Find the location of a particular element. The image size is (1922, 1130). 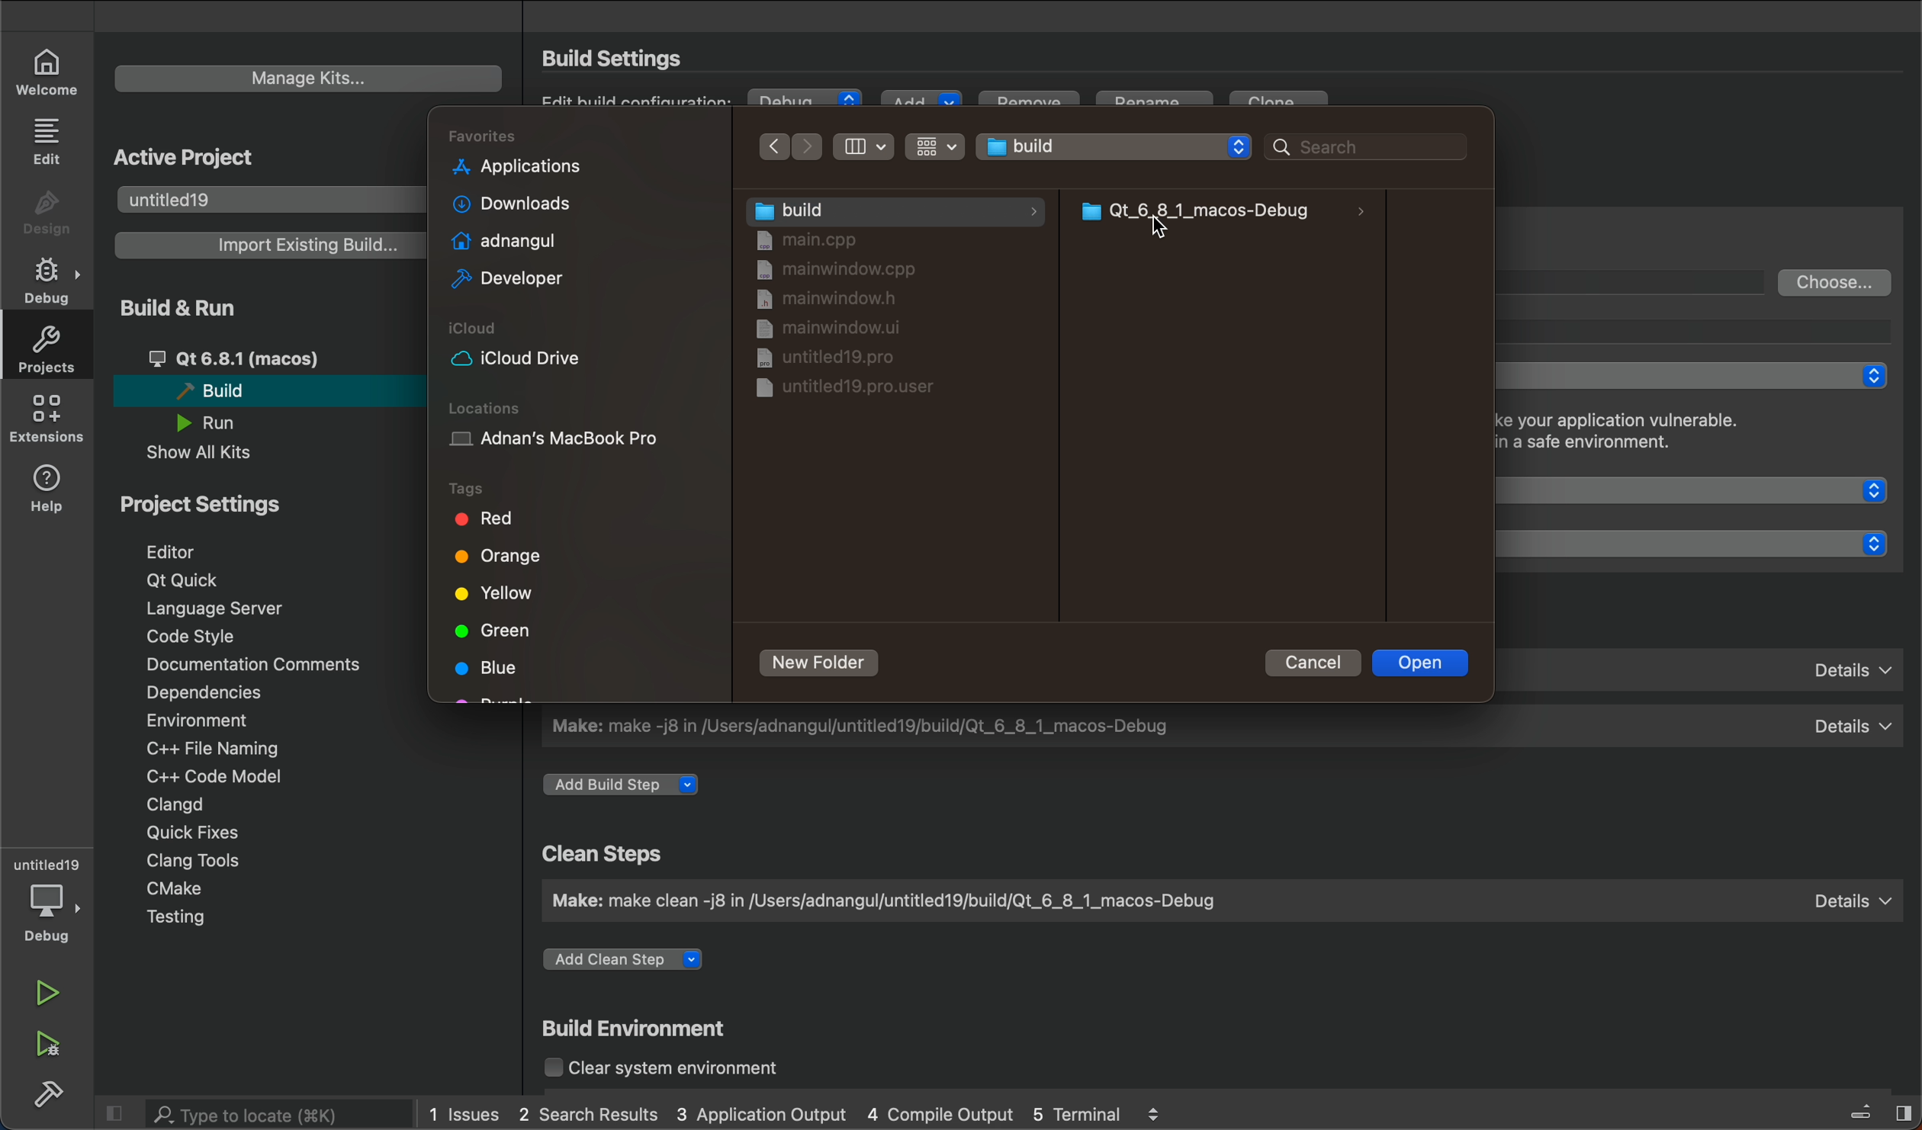

qt is located at coordinates (268, 358).